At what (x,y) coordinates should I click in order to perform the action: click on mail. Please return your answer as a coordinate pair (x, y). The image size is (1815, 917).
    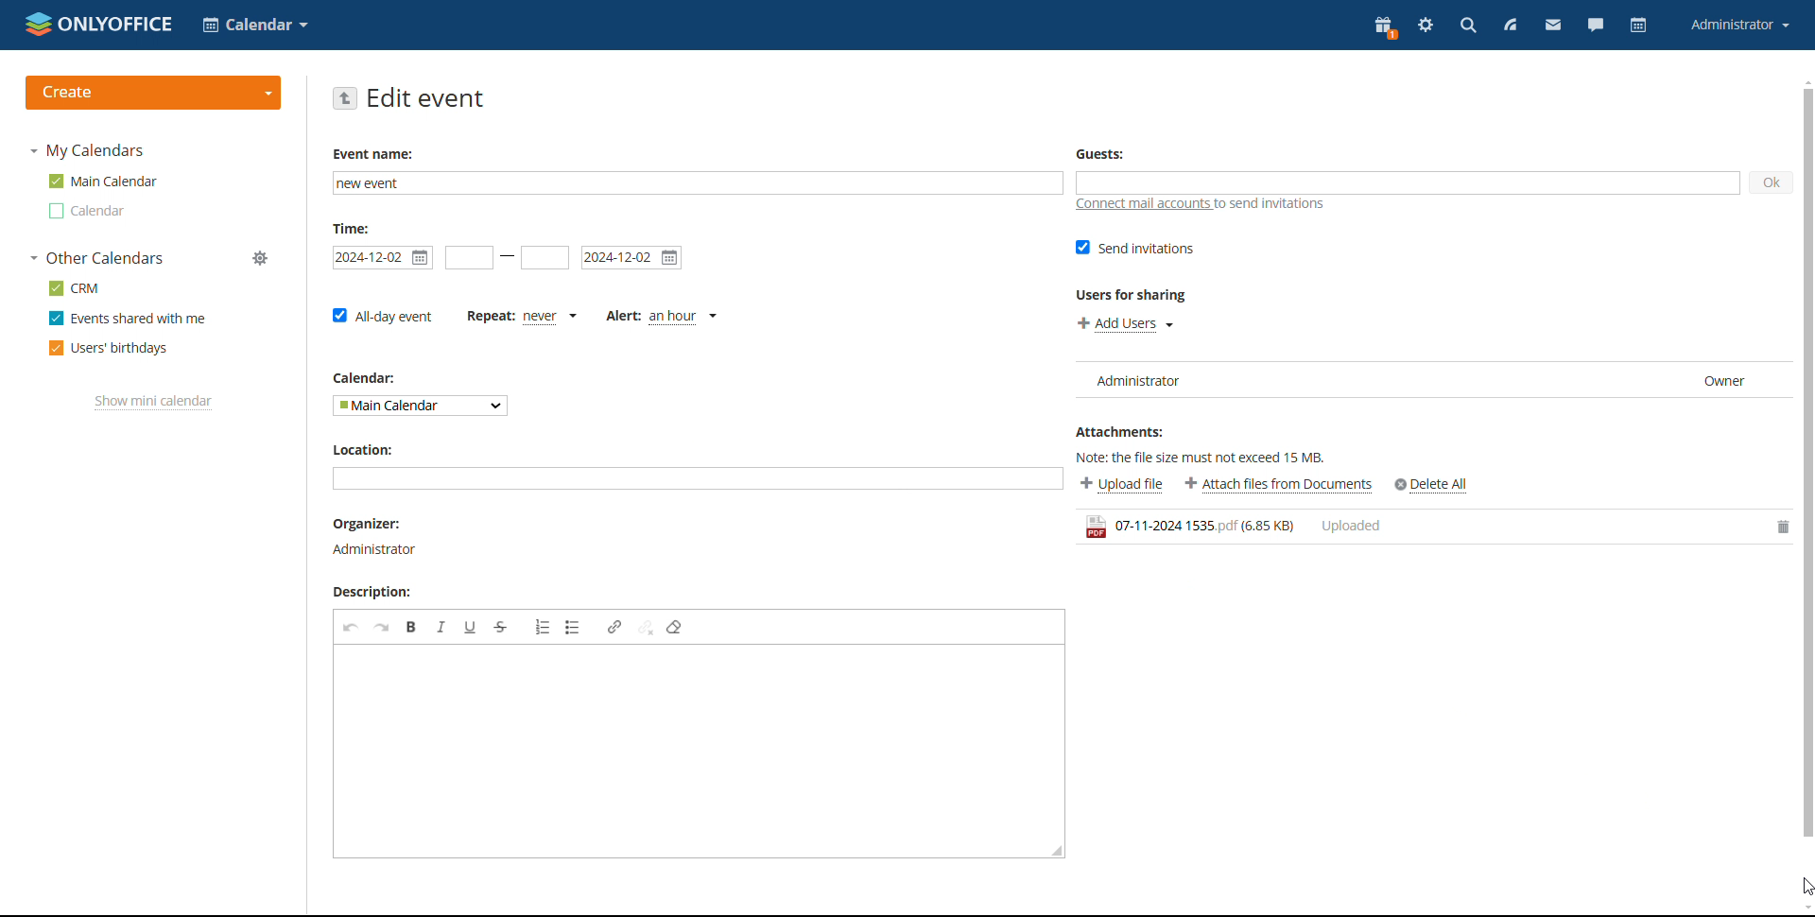
    Looking at the image, I should click on (1553, 26).